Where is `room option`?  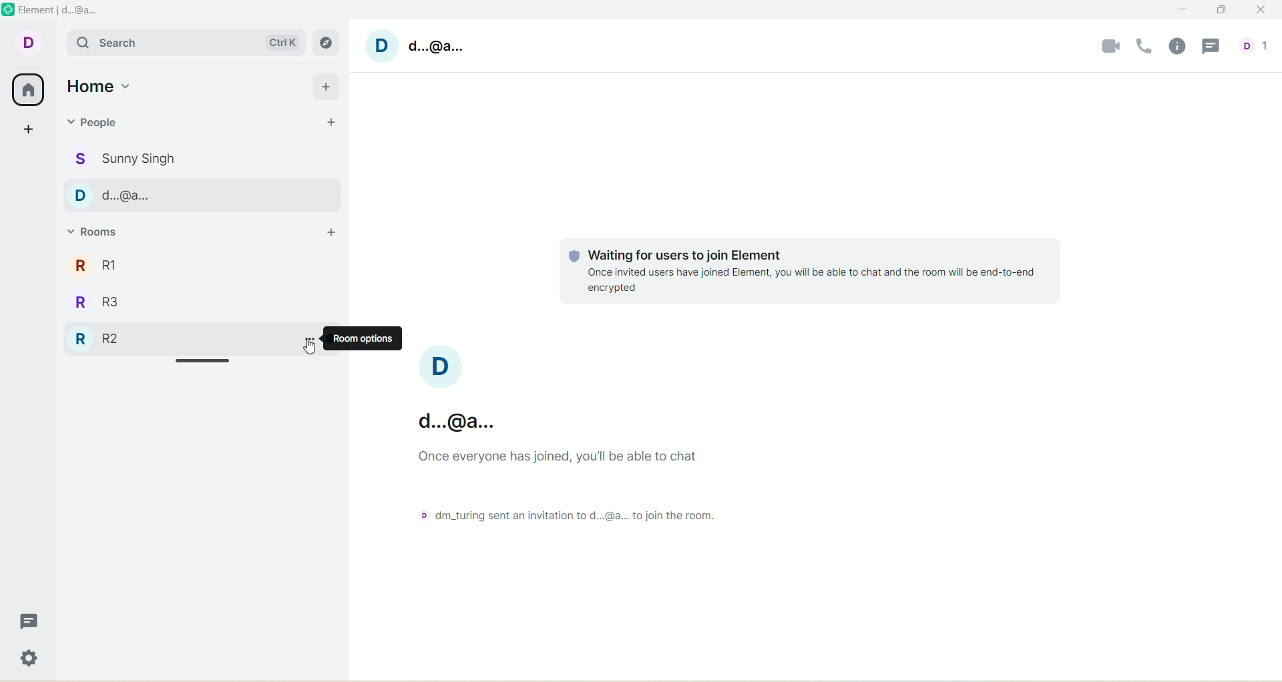 room option is located at coordinates (364, 341).